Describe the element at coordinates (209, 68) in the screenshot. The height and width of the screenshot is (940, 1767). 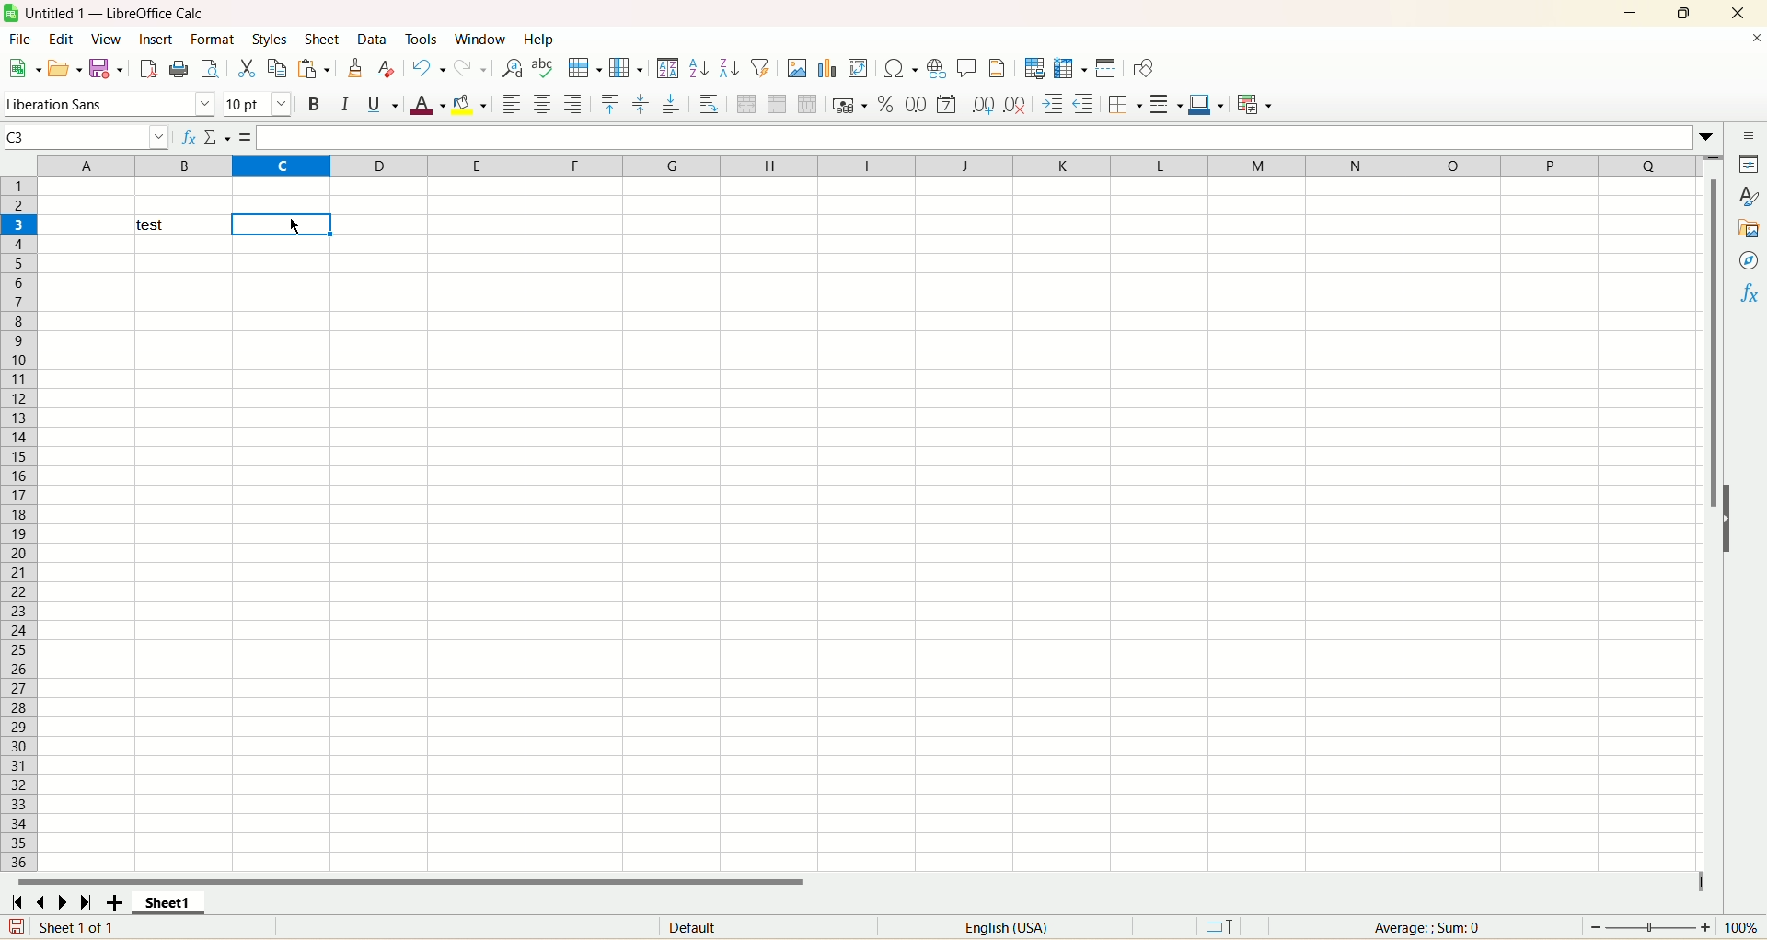
I see `print preview` at that location.